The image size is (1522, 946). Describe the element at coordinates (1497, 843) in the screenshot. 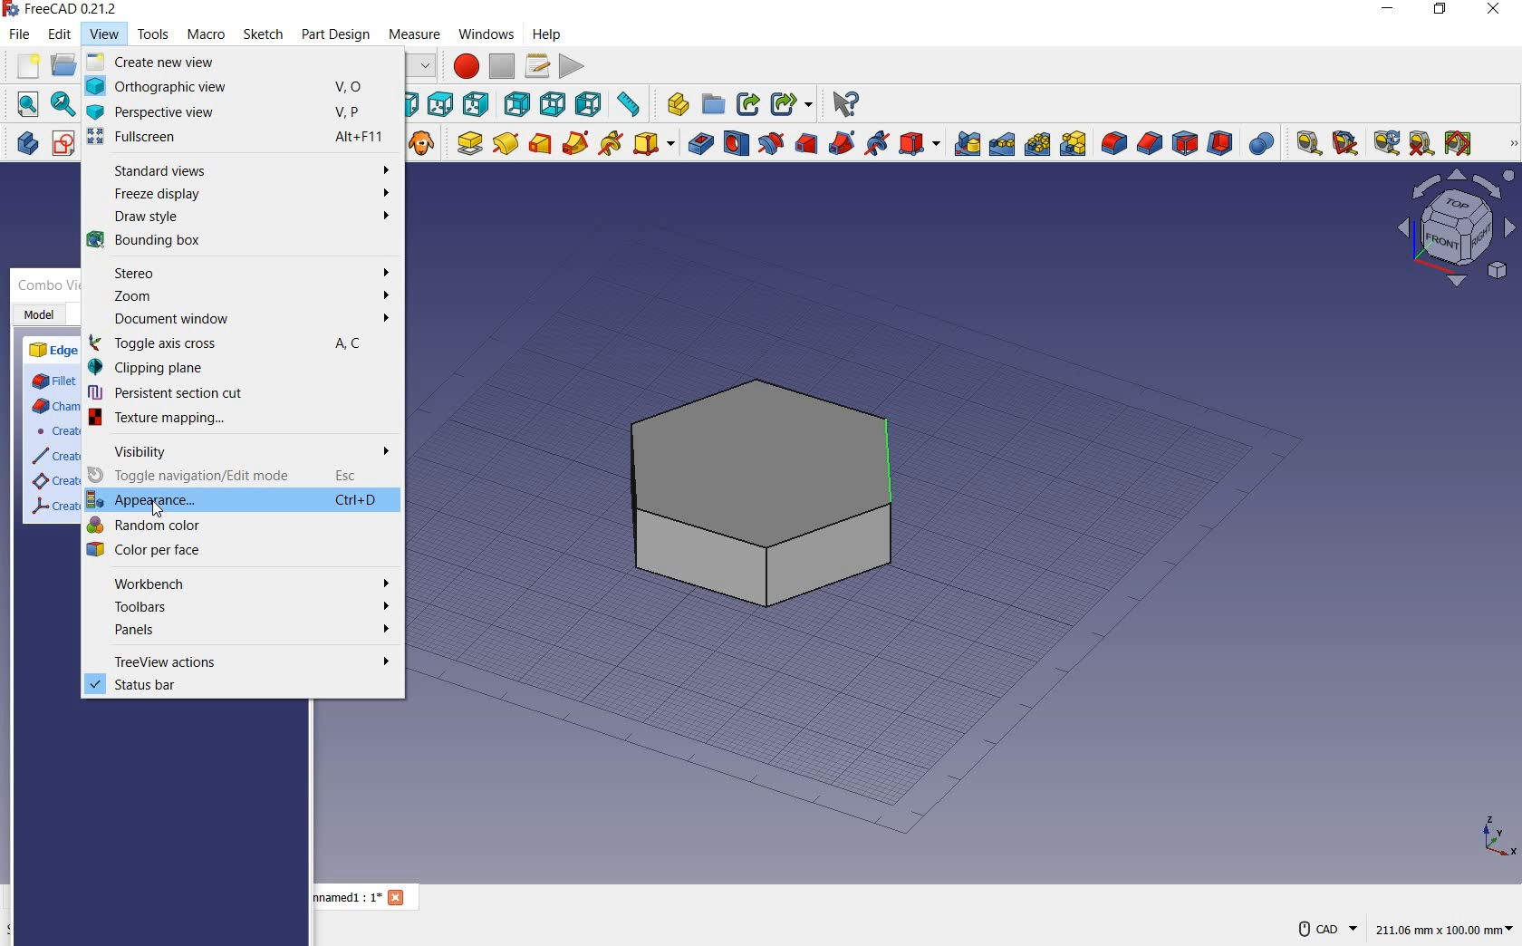

I see `x, y, z points` at that location.